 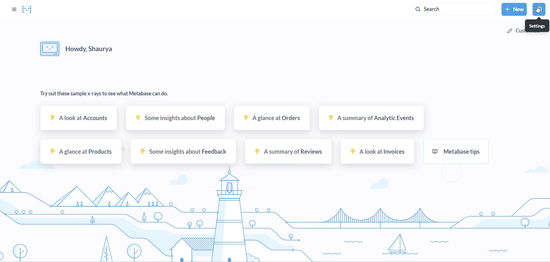 I want to click on SETTINGS, so click(x=537, y=26).